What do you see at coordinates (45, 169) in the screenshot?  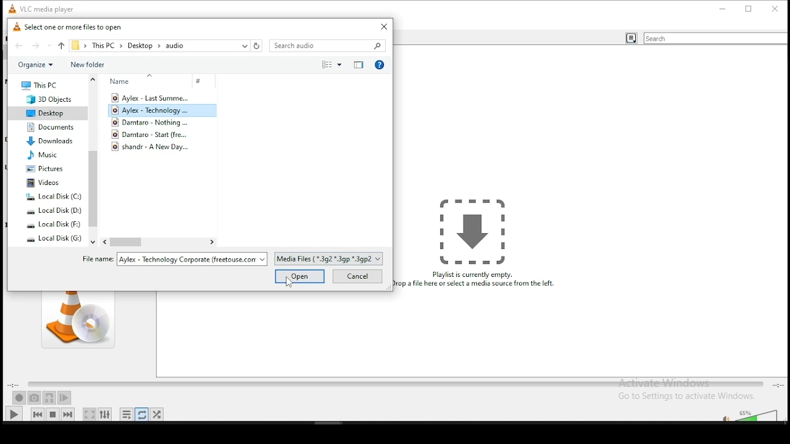 I see `pictures` at bounding box center [45, 169].